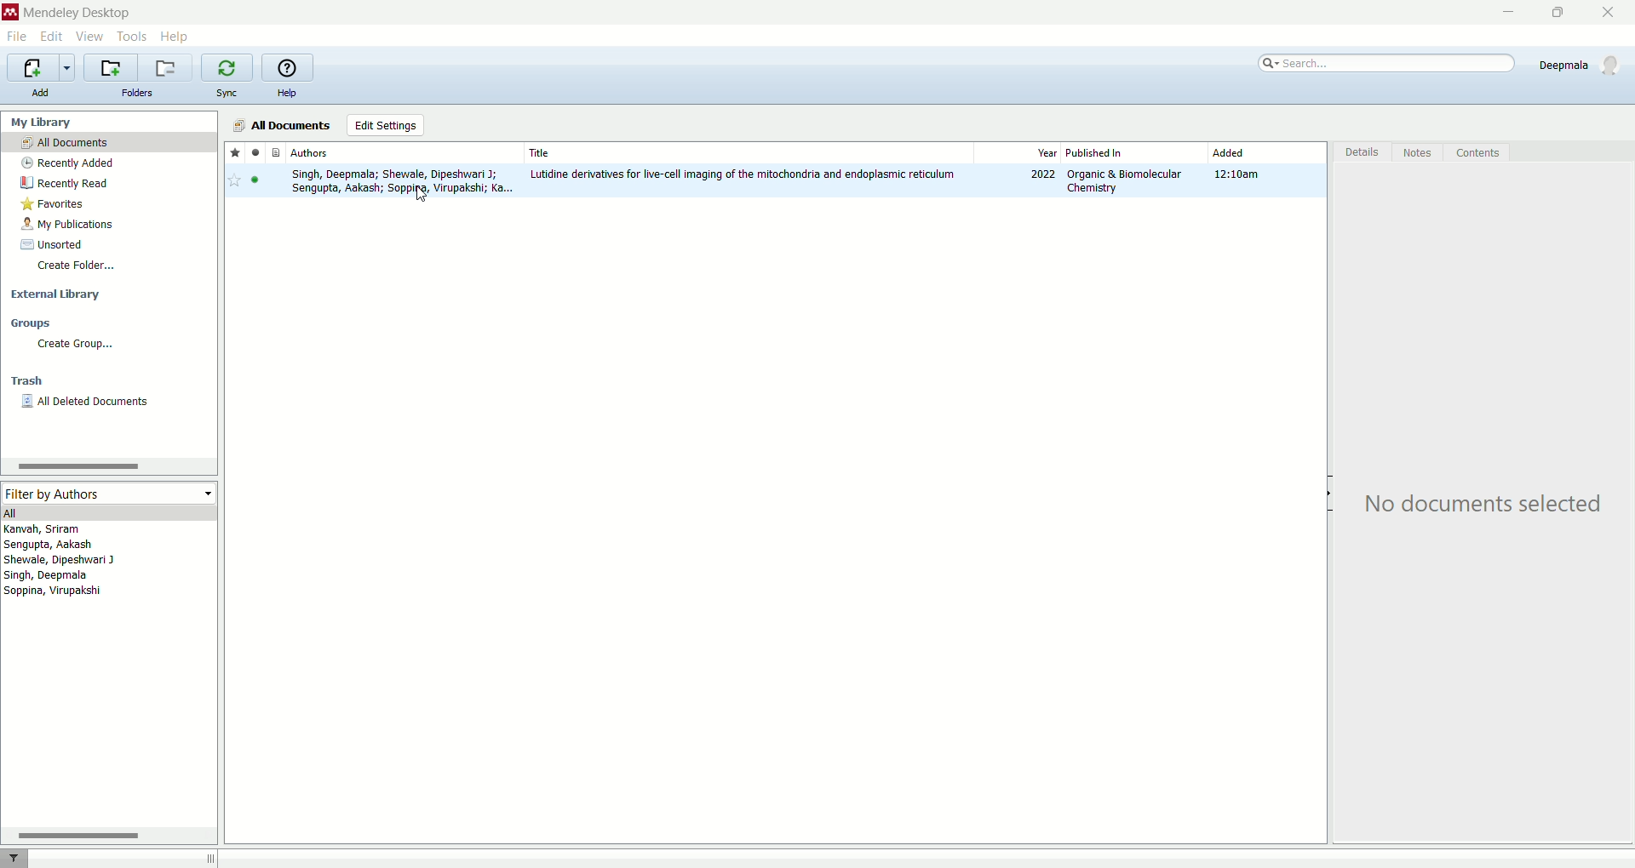 Image resolution: width=1635 pixels, height=868 pixels. Describe the element at coordinates (1483, 151) in the screenshot. I see `contents` at that location.